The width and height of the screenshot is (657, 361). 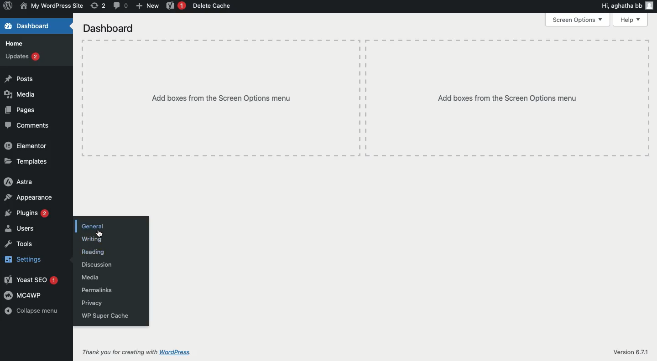 I want to click on Reading, so click(x=94, y=252).